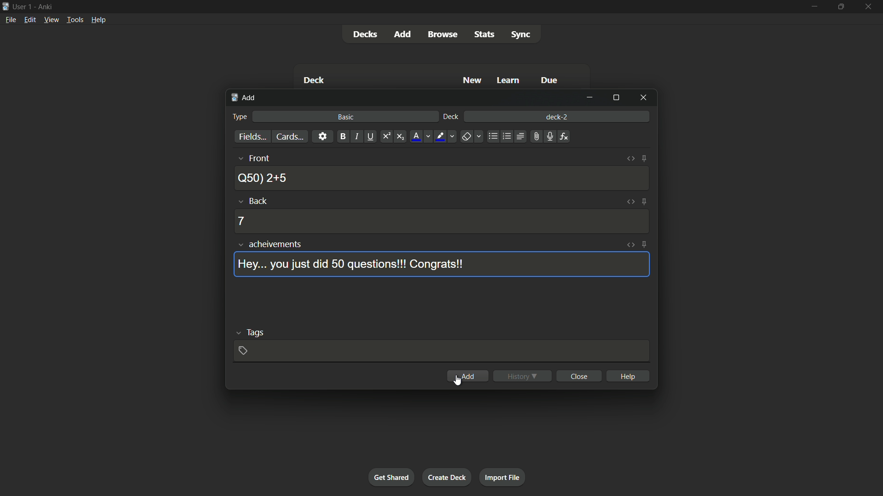 Image resolution: width=883 pixels, height=496 pixels. What do you see at coordinates (352, 264) in the screenshot?
I see `Hey... you just did 50 questions!!! Congrats!!` at bounding box center [352, 264].